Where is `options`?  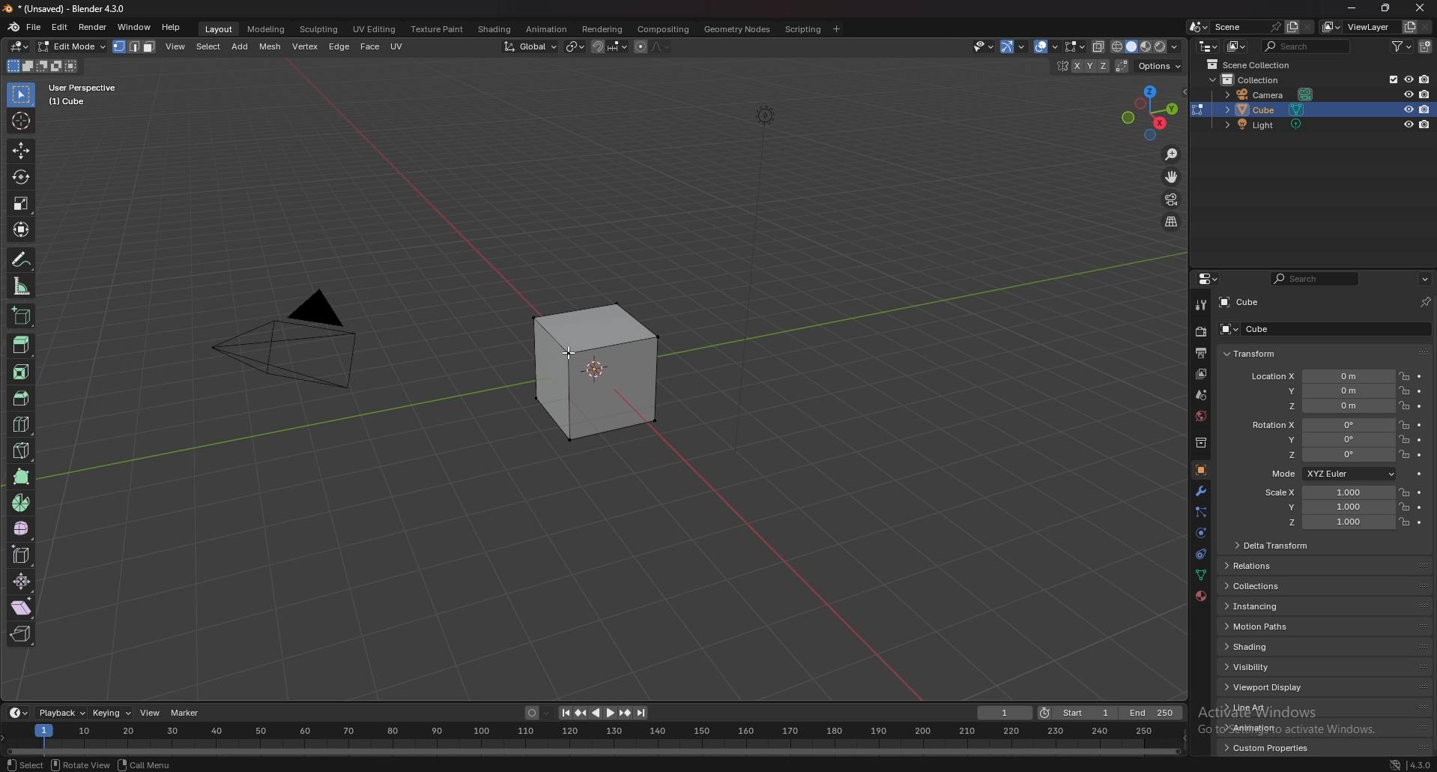 options is located at coordinates (1158, 66).